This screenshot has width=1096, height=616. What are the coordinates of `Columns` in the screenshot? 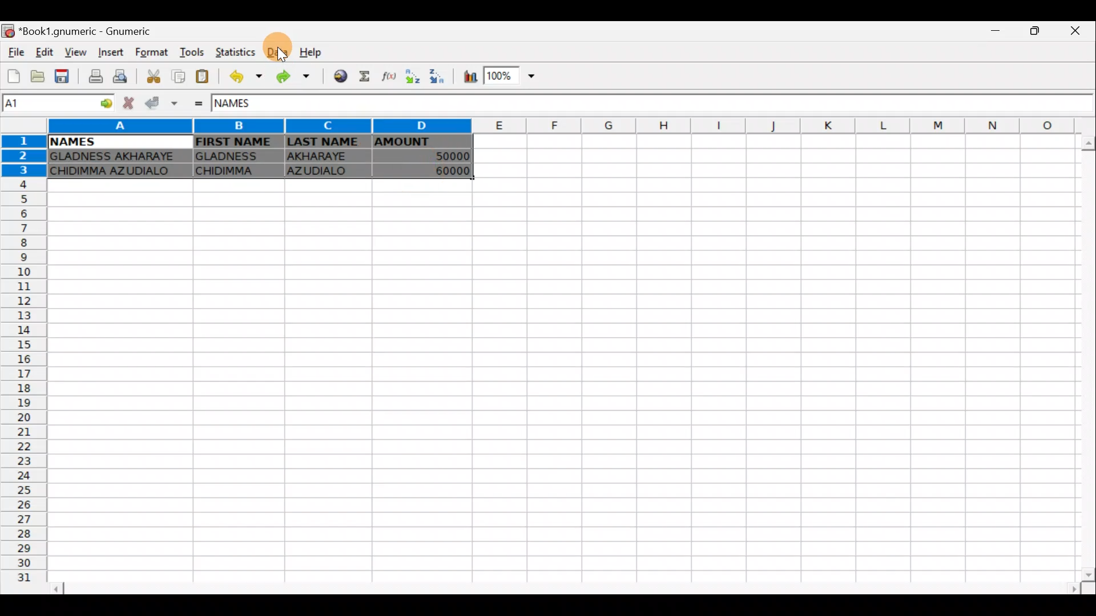 It's located at (571, 126).